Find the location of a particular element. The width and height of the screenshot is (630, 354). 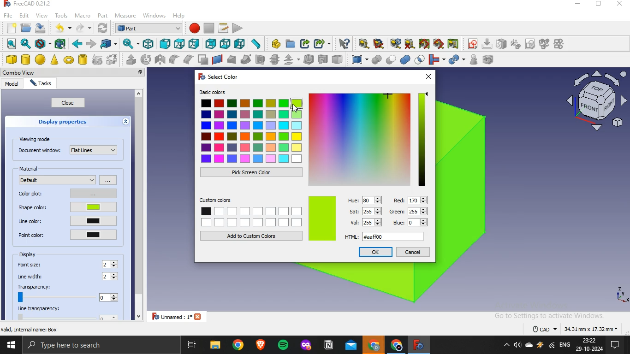

extrude is located at coordinates (131, 59).